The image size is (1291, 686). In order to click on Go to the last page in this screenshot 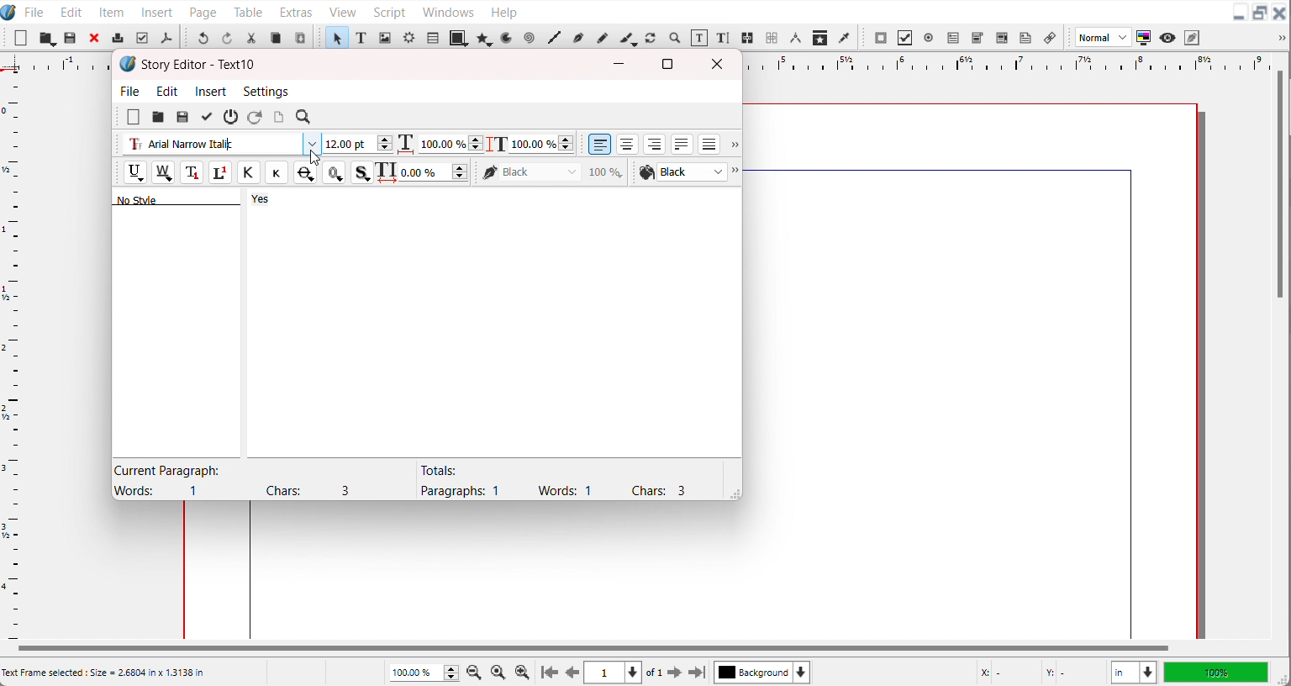, I will do `click(697, 673)`.